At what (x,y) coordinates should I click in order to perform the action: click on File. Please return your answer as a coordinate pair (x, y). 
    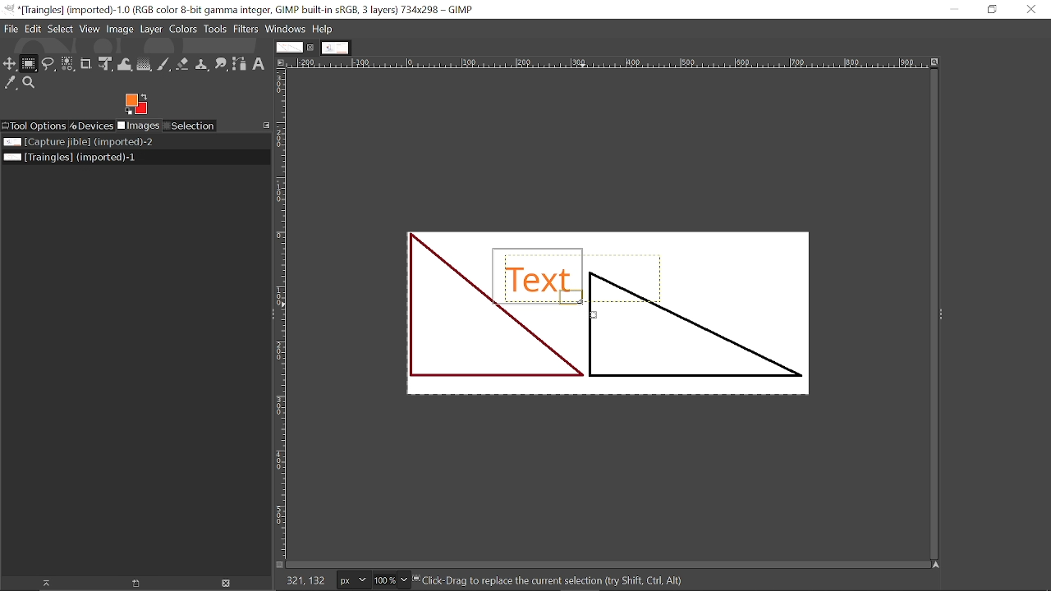
    Looking at the image, I should click on (11, 29).